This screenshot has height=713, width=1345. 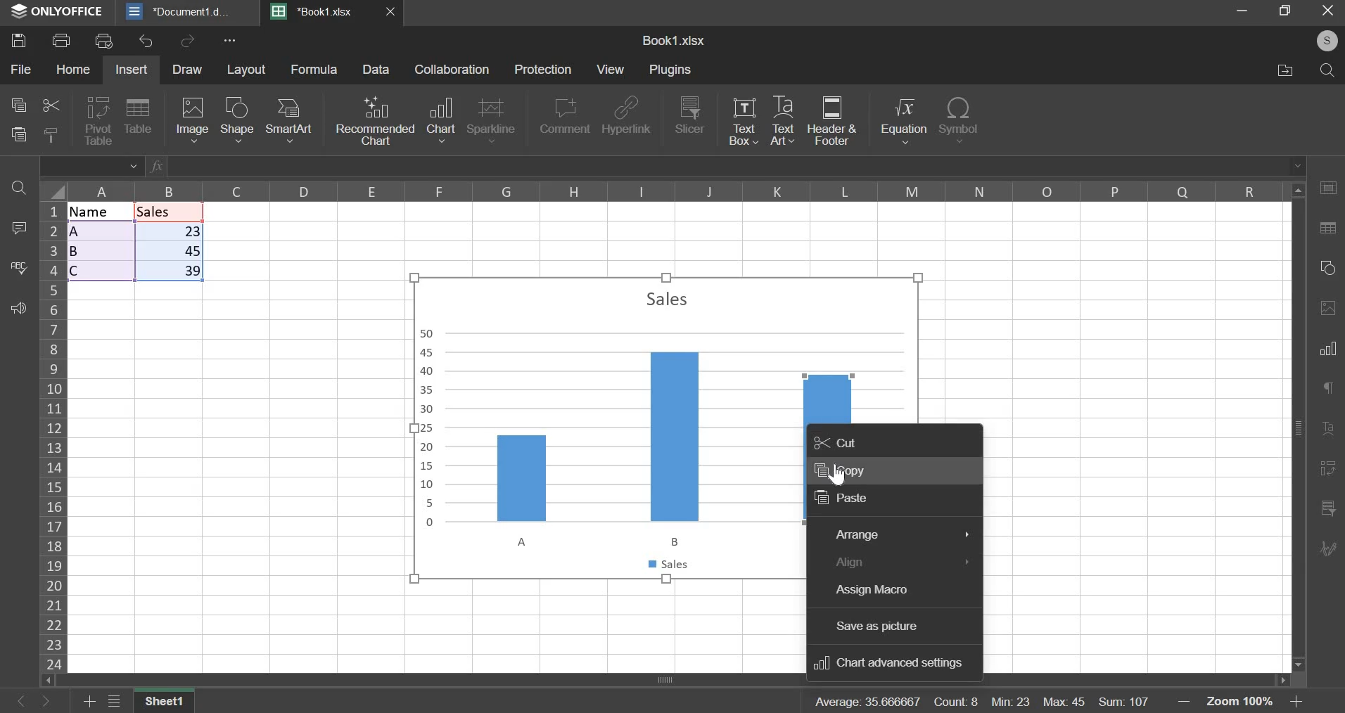 I want to click on , so click(x=39, y=701).